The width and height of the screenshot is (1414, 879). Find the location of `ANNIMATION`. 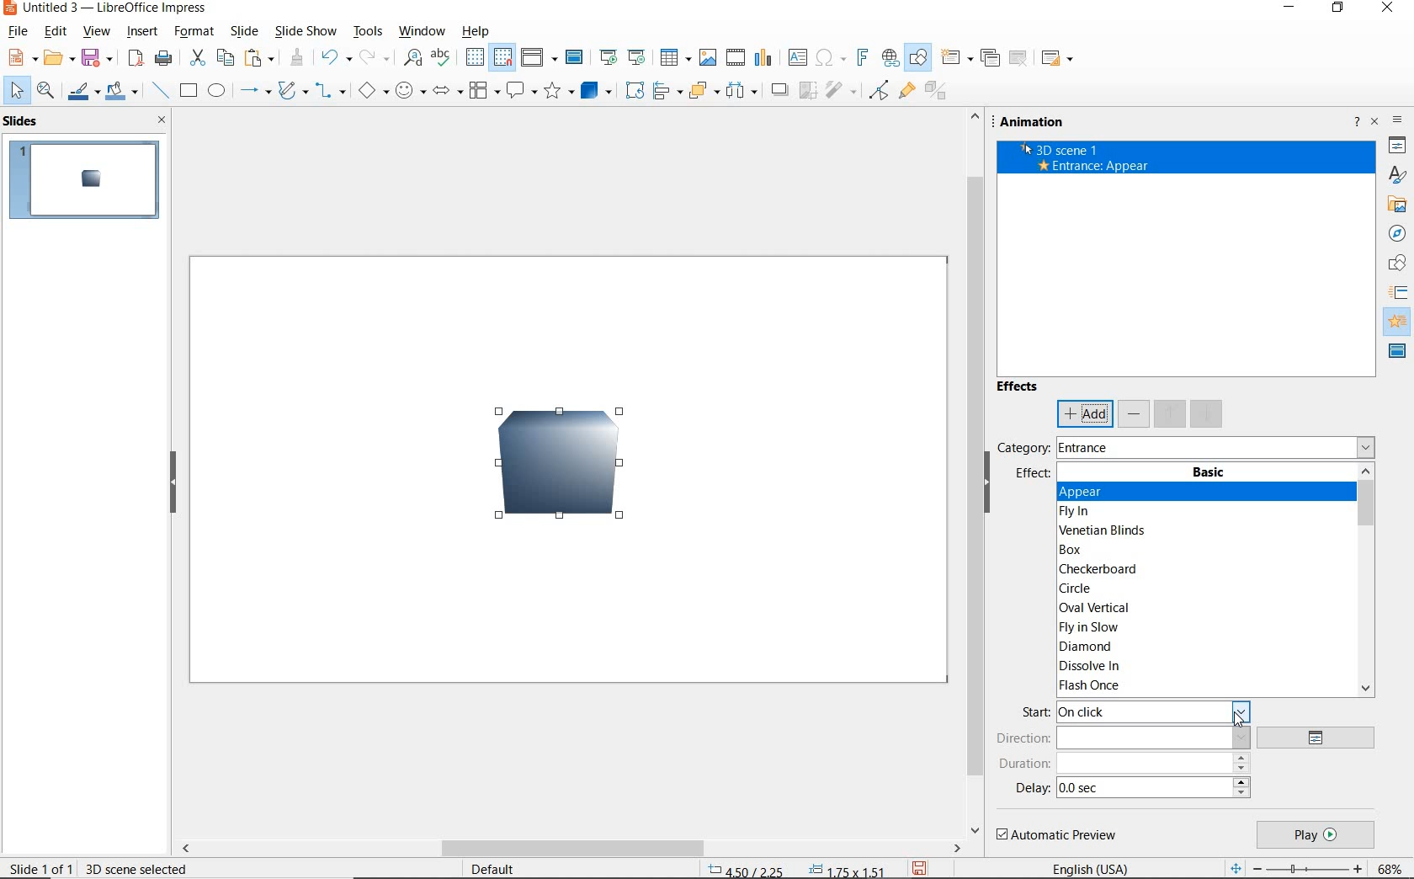

ANNIMATION is located at coordinates (1399, 321).